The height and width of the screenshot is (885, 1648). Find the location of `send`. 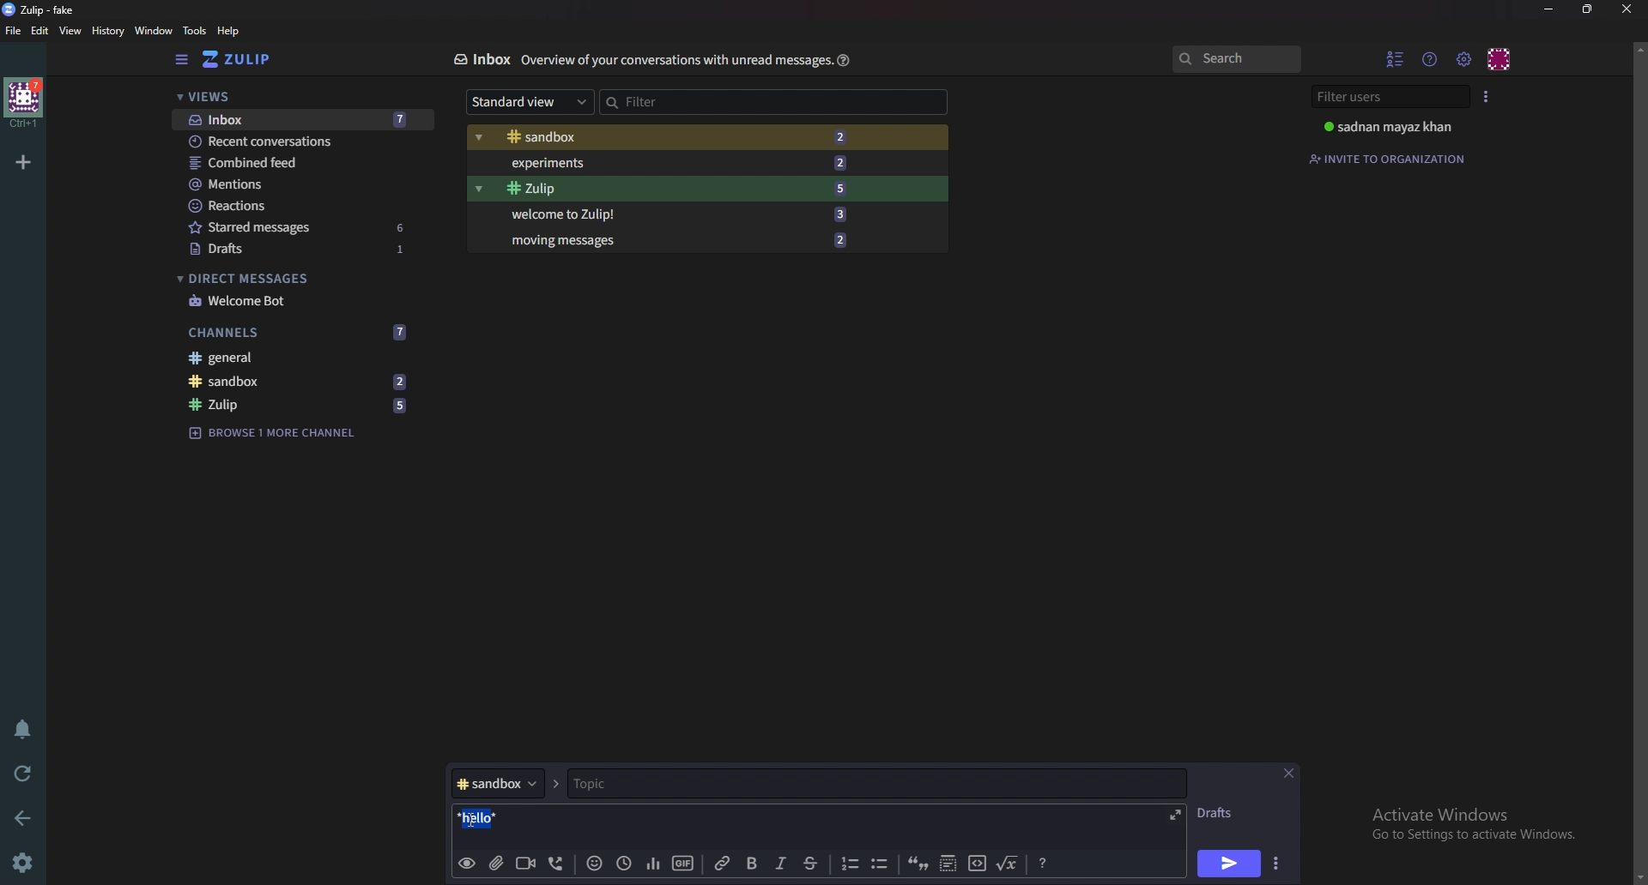

send is located at coordinates (1227, 864).